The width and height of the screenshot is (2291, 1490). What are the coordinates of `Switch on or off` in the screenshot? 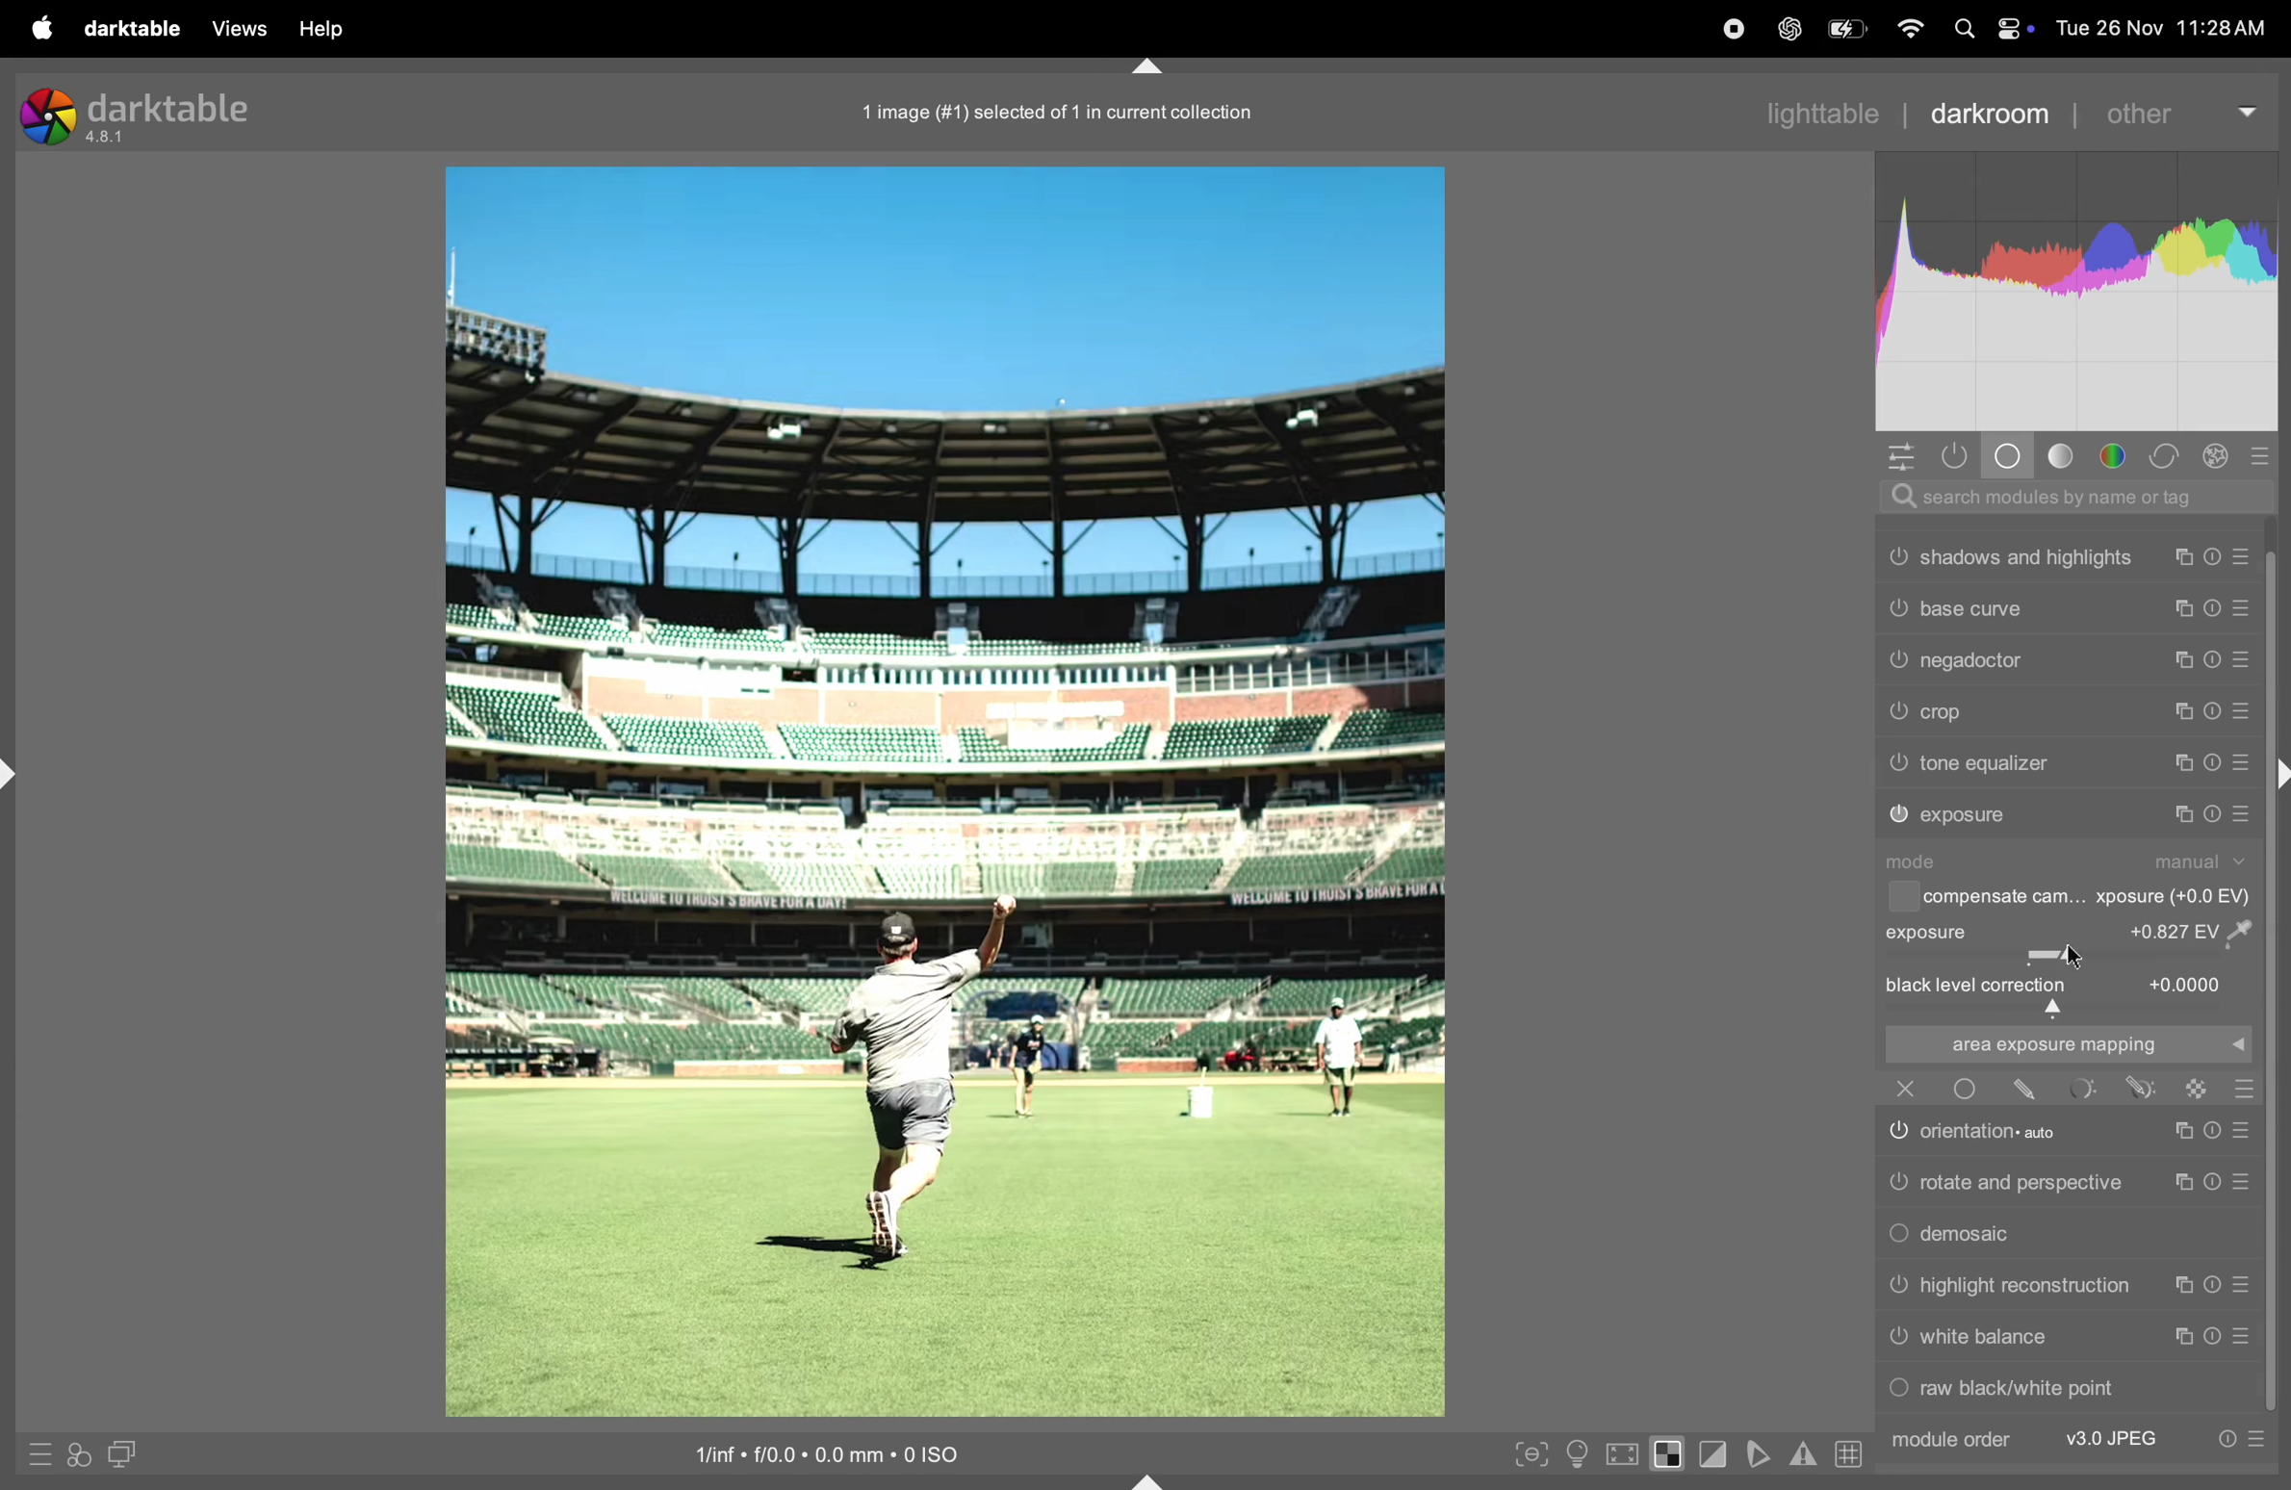 It's located at (1897, 712).